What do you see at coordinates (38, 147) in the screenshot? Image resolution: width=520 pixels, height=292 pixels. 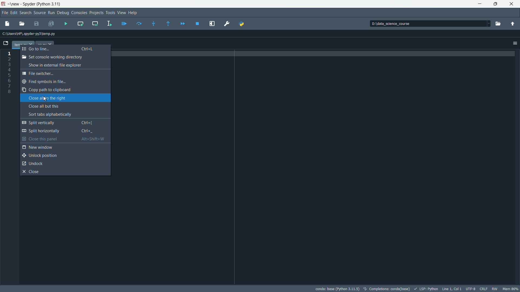 I see `new window` at bounding box center [38, 147].